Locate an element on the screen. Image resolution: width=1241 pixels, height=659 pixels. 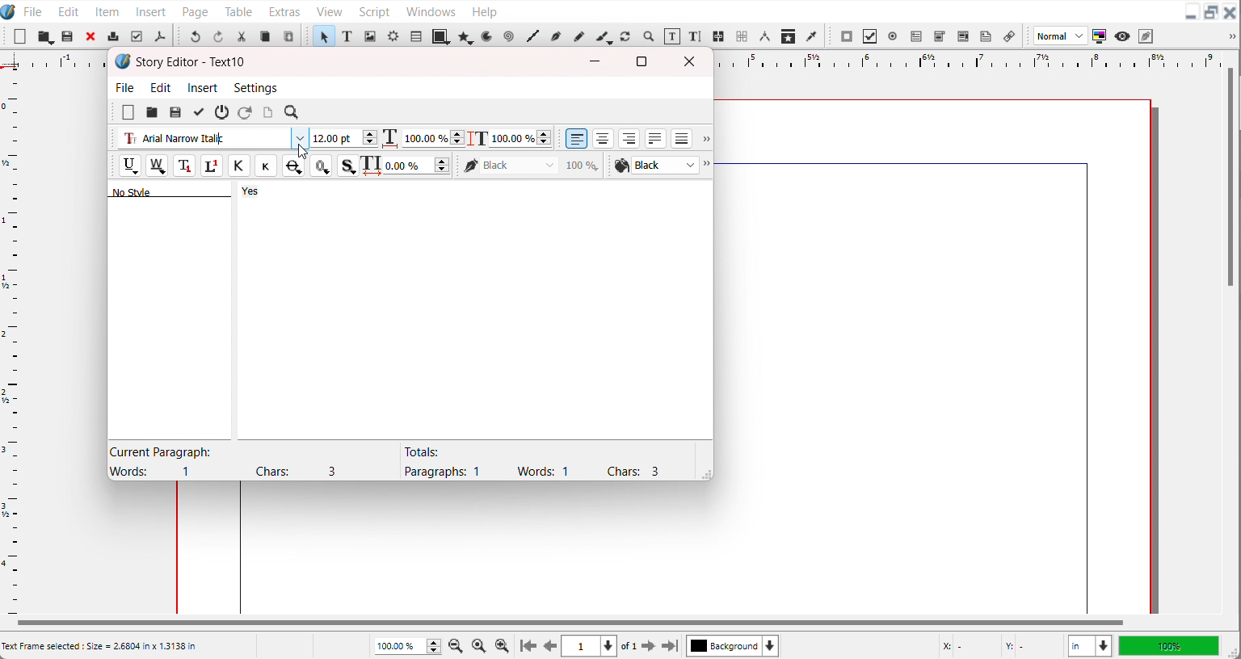
Edit content with frame is located at coordinates (672, 36).